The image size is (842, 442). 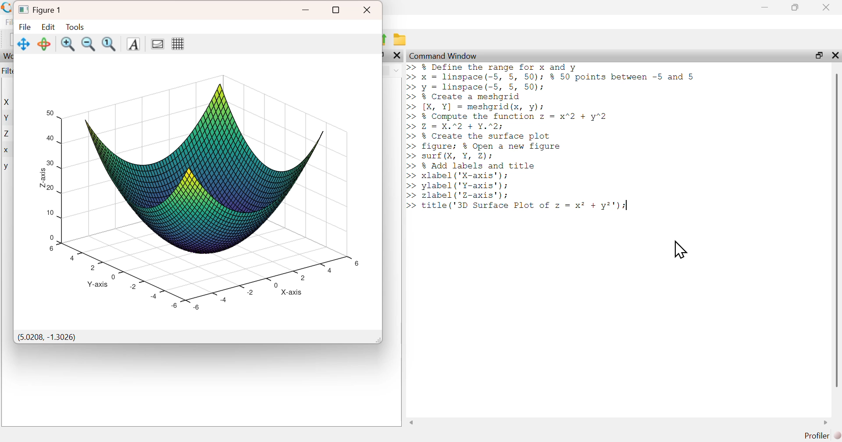 I want to click on X, so click(x=8, y=102).